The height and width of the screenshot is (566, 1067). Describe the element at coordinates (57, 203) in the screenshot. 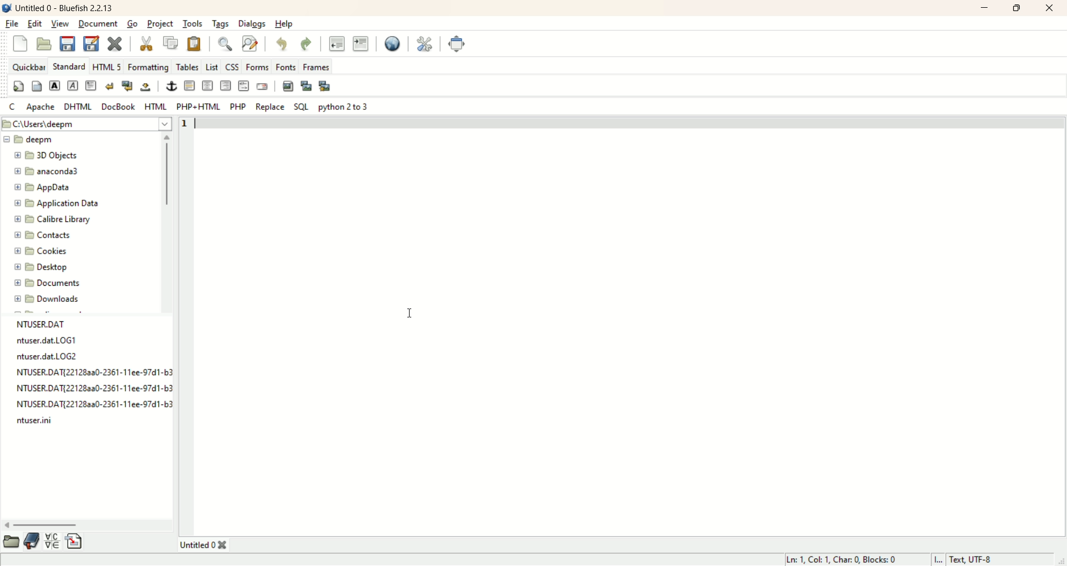

I see `application` at that location.